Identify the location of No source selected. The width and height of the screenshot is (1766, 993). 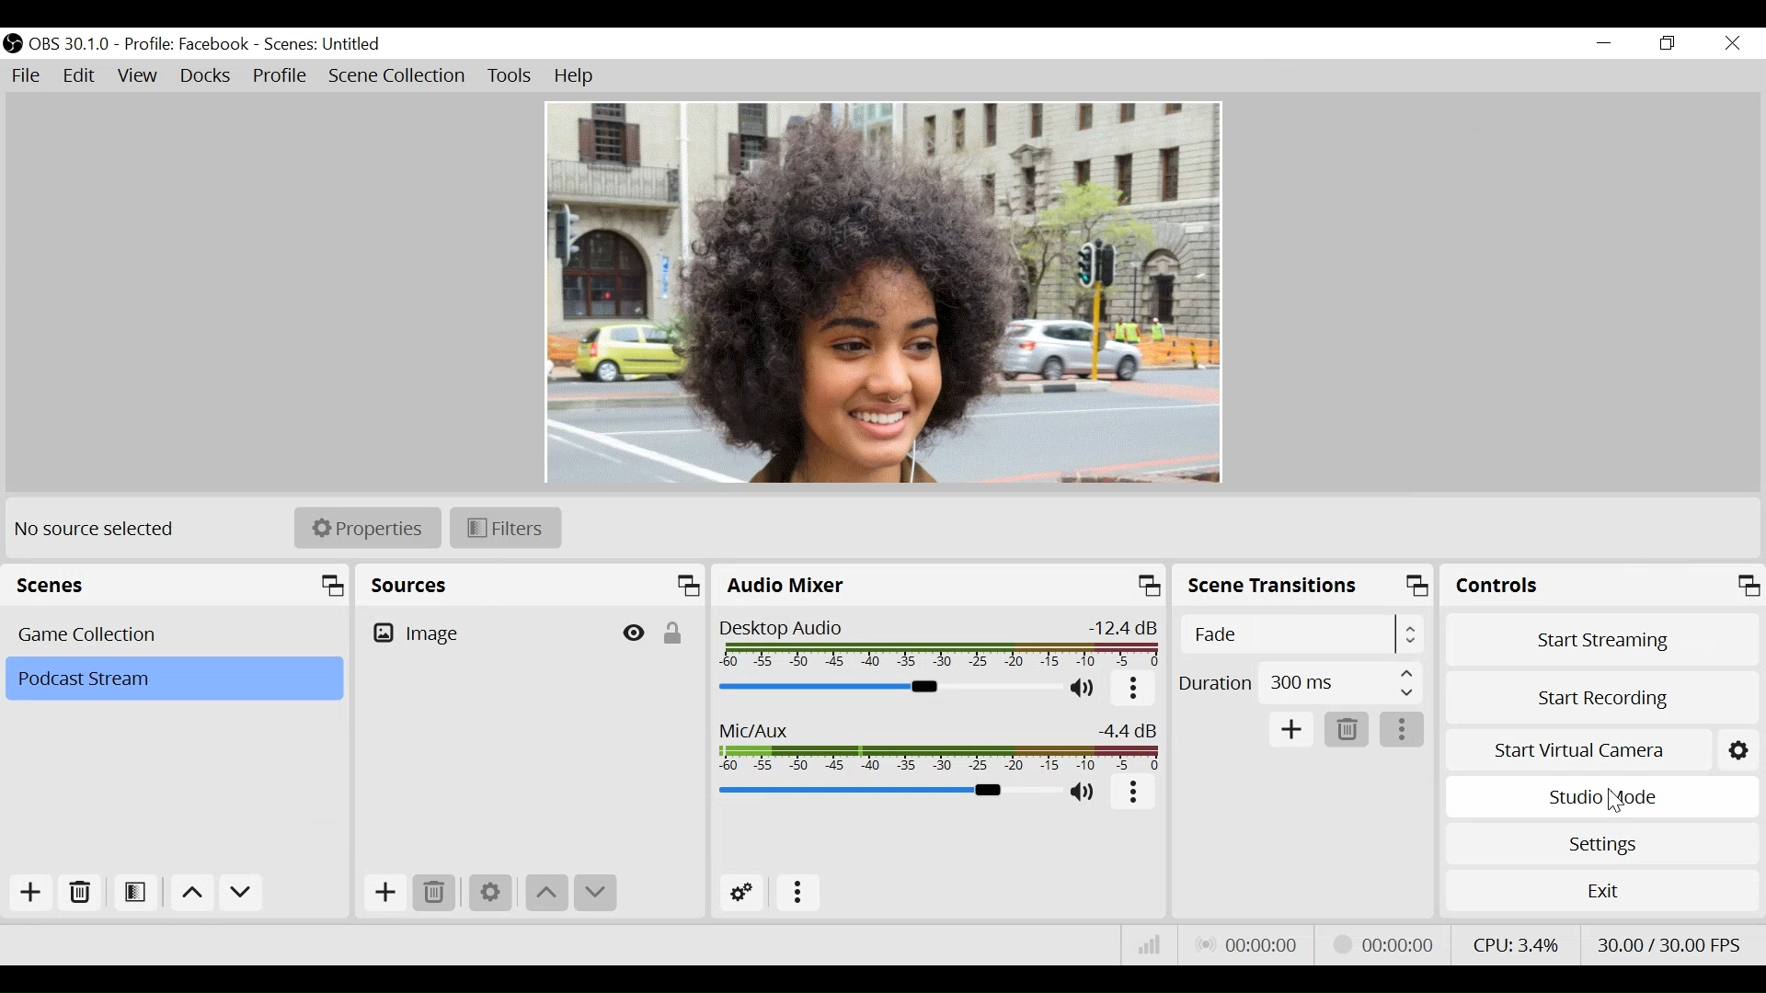
(101, 529).